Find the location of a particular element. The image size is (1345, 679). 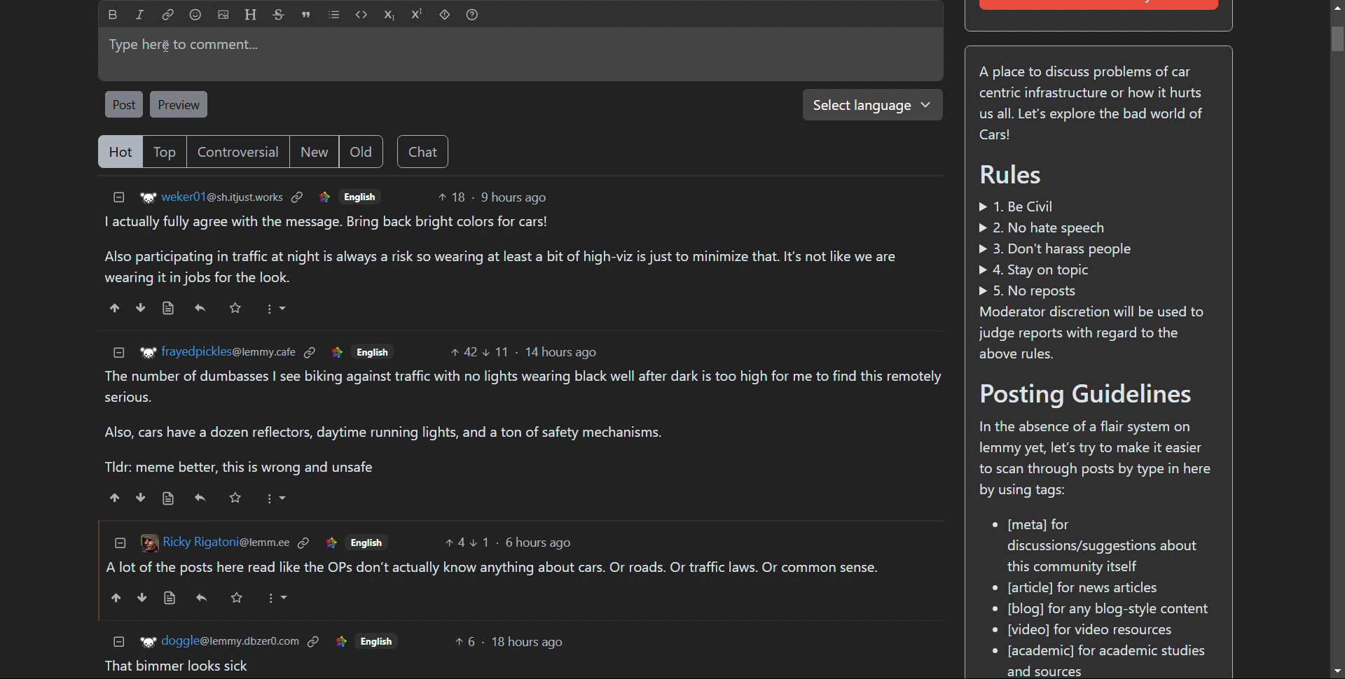

More is located at coordinates (276, 498).